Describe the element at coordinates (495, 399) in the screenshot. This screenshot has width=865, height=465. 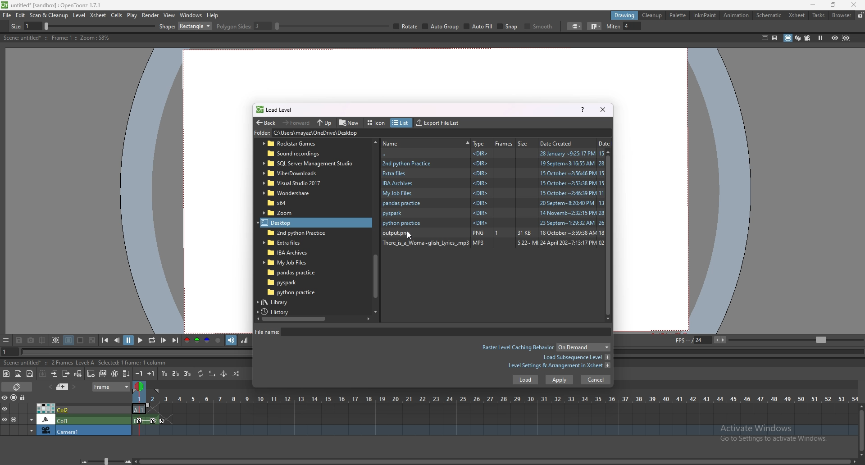
I see `time scale` at that location.